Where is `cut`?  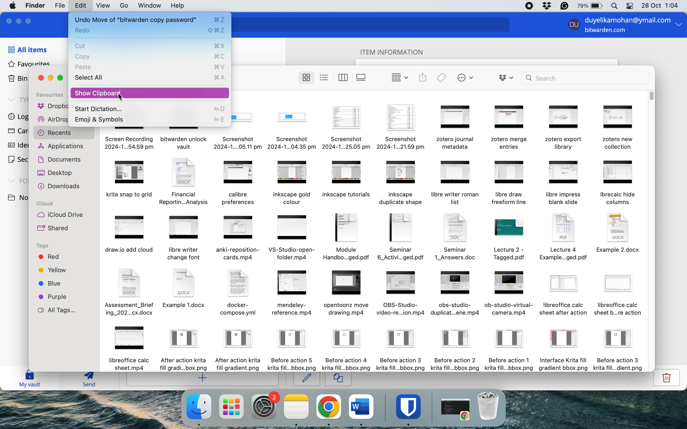
cut is located at coordinates (149, 45).